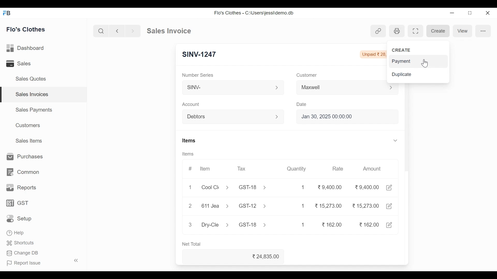 The width and height of the screenshot is (497, 279). Describe the element at coordinates (487, 13) in the screenshot. I see `Close` at that location.